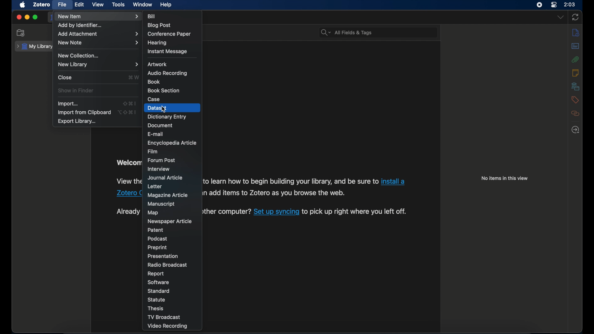 The image size is (594, 334). What do you see at coordinates (225, 212) in the screenshot?
I see `` at bounding box center [225, 212].